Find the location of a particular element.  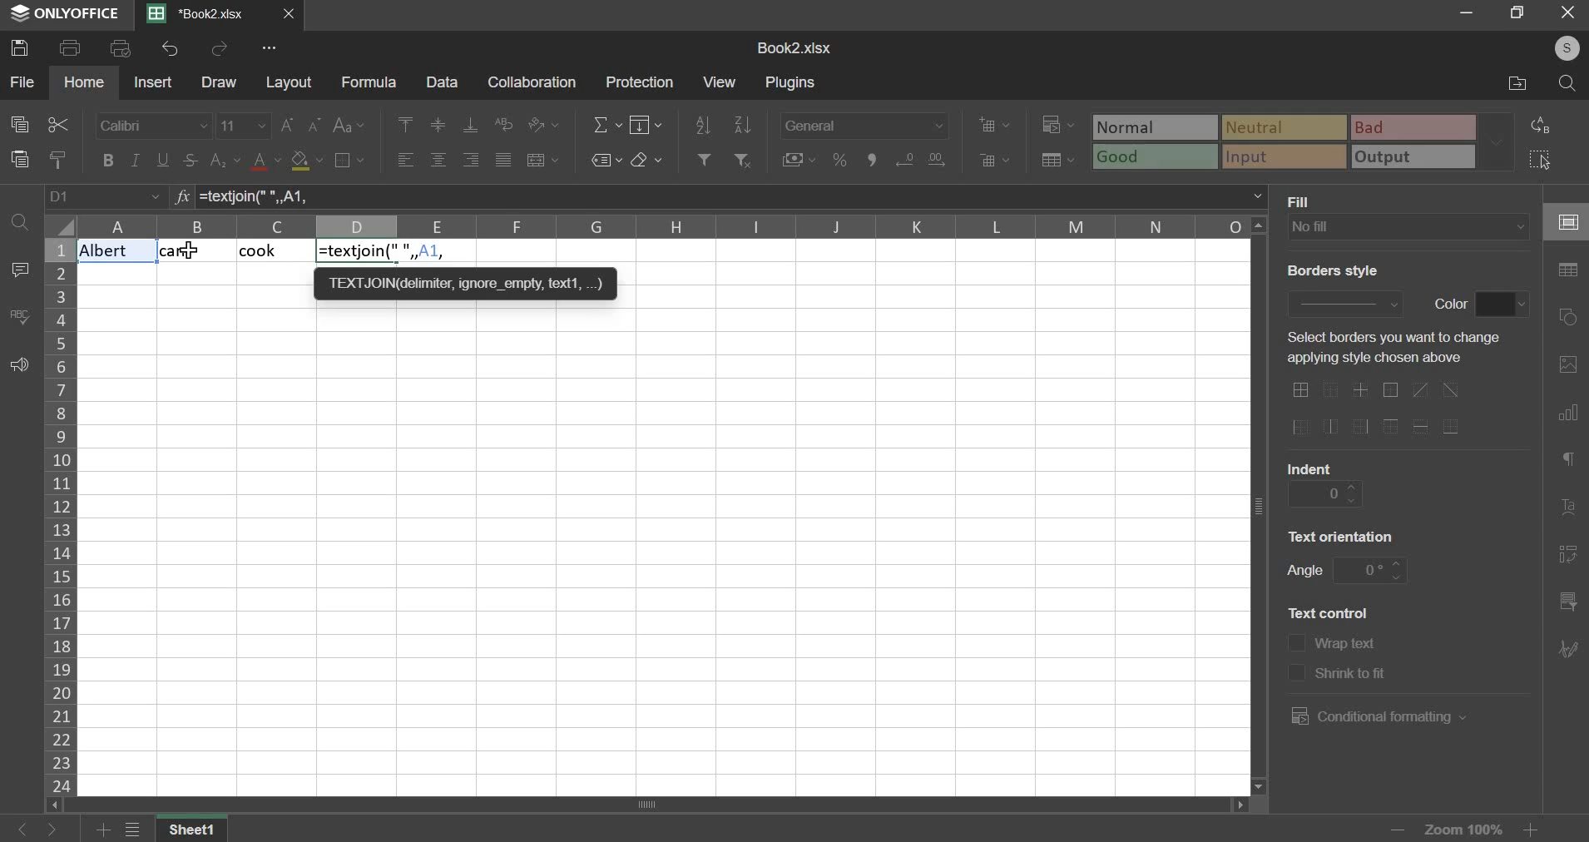

border color is located at coordinates (1502, 305).